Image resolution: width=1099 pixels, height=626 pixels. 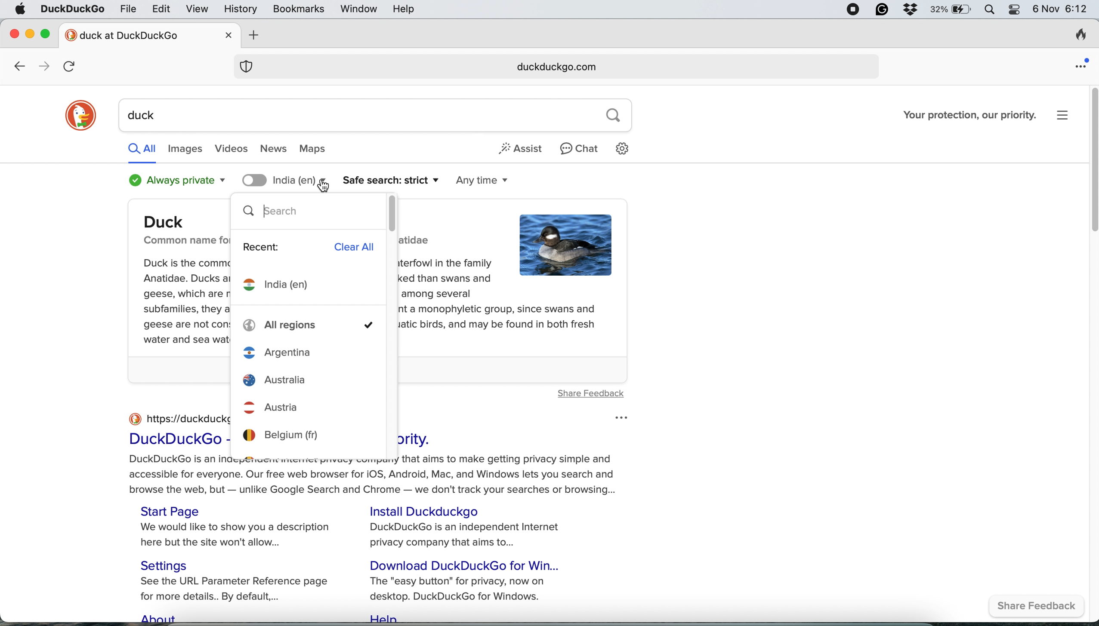 What do you see at coordinates (298, 180) in the screenshot?
I see `search location` at bounding box center [298, 180].